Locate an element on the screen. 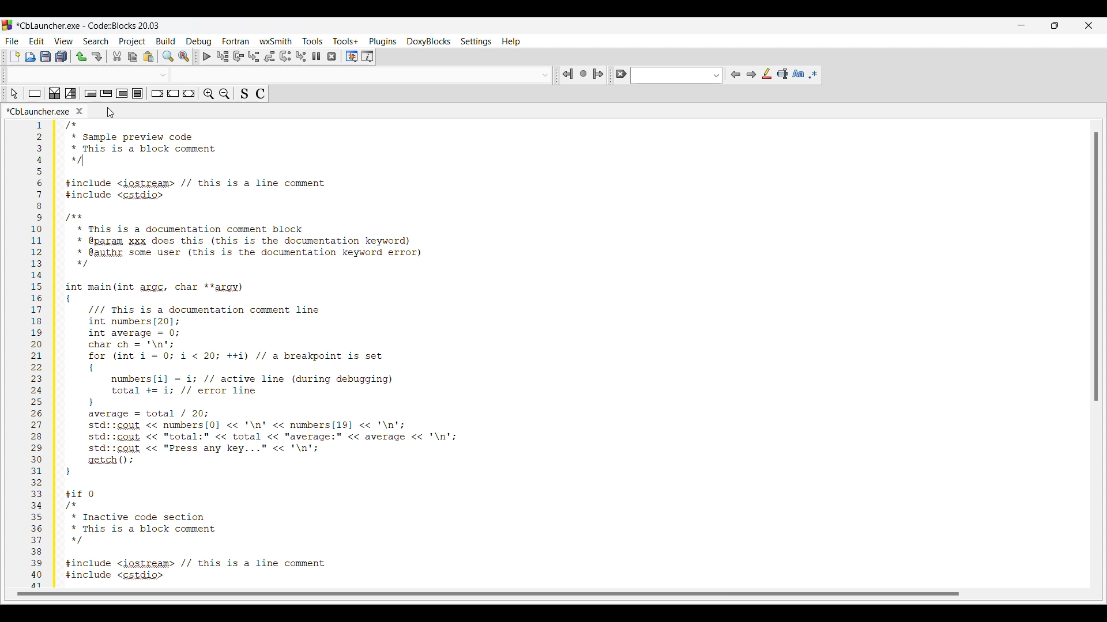  Current code is located at coordinates (396, 354).